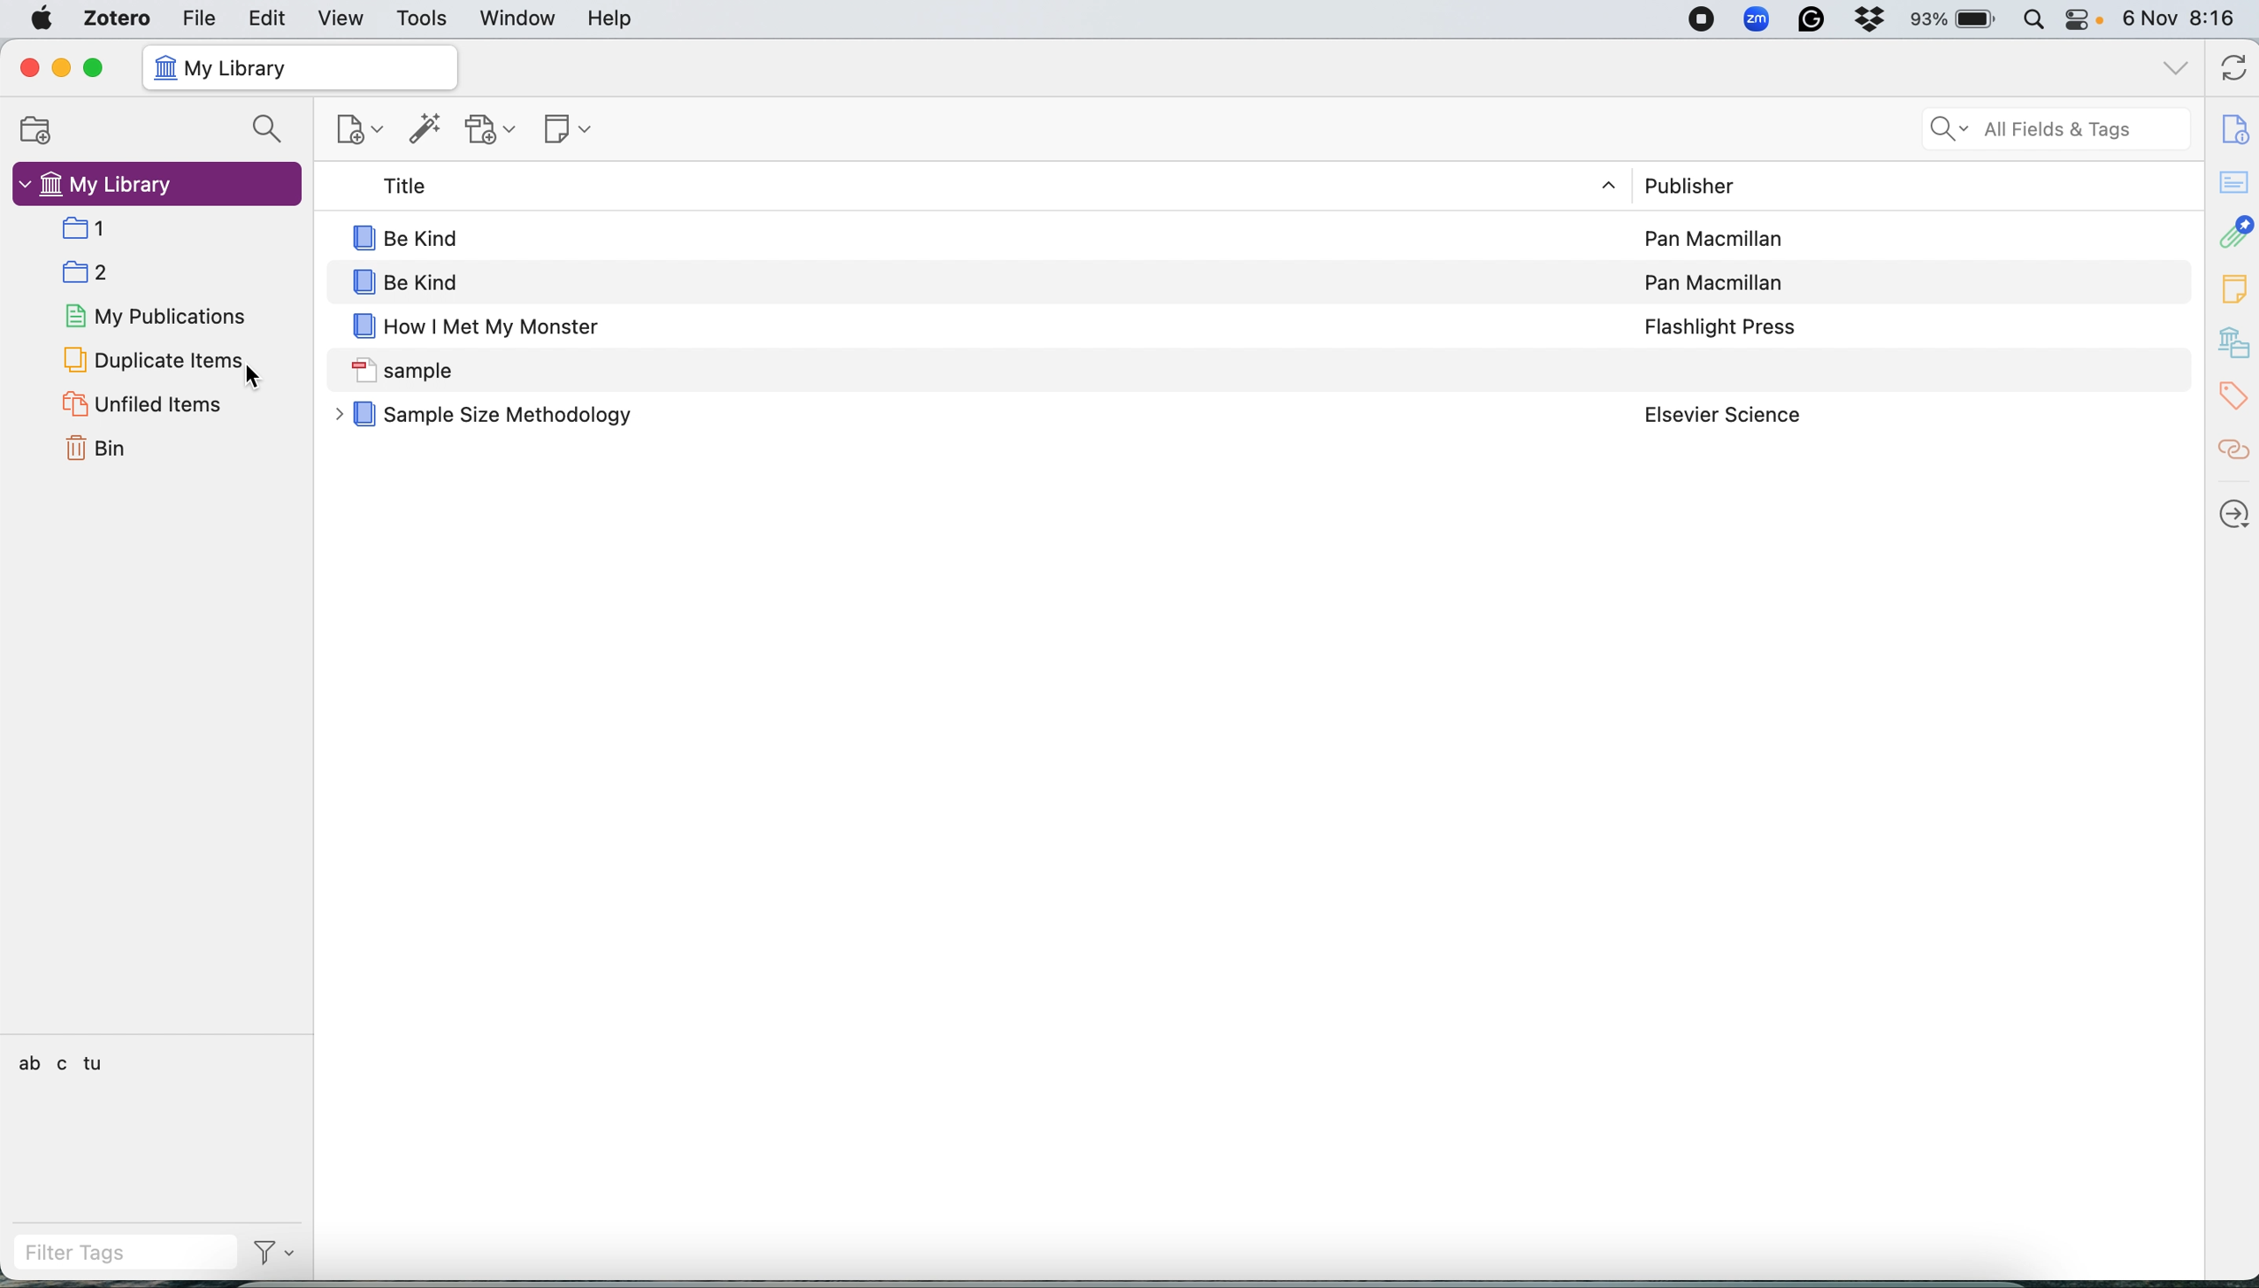  Describe the element at coordinates (1595, 184) in the screenshot. I see `sort` at that location.